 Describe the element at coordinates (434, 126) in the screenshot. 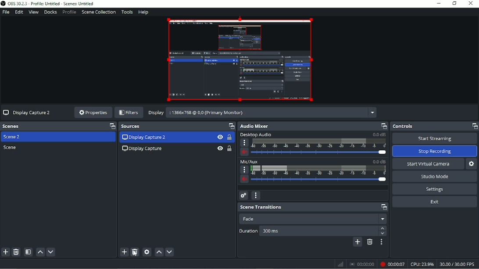

I see `Controls` at that location.